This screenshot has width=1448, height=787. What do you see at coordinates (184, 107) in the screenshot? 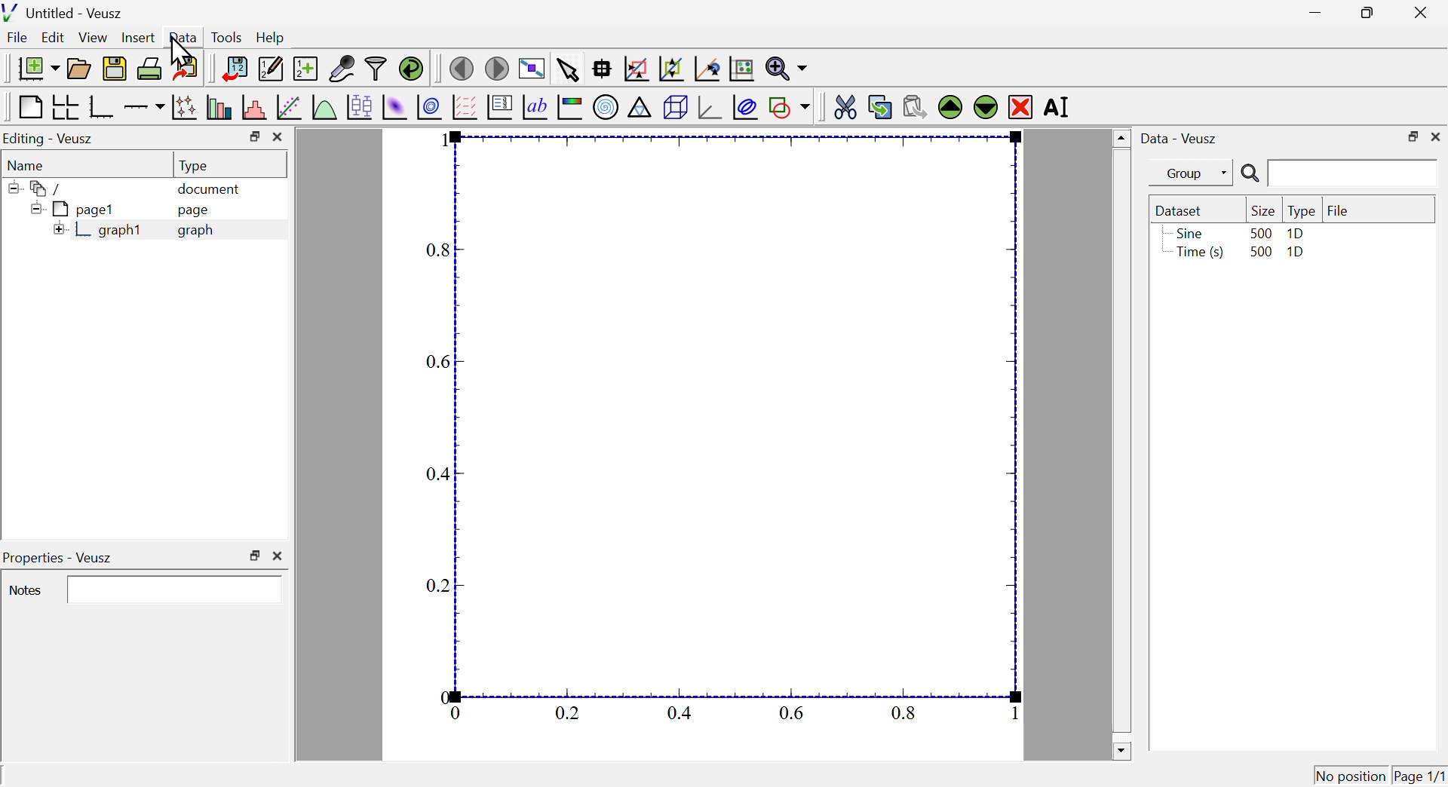
I see `plot points with lines and errorbars` at bounding box center [184, 107].